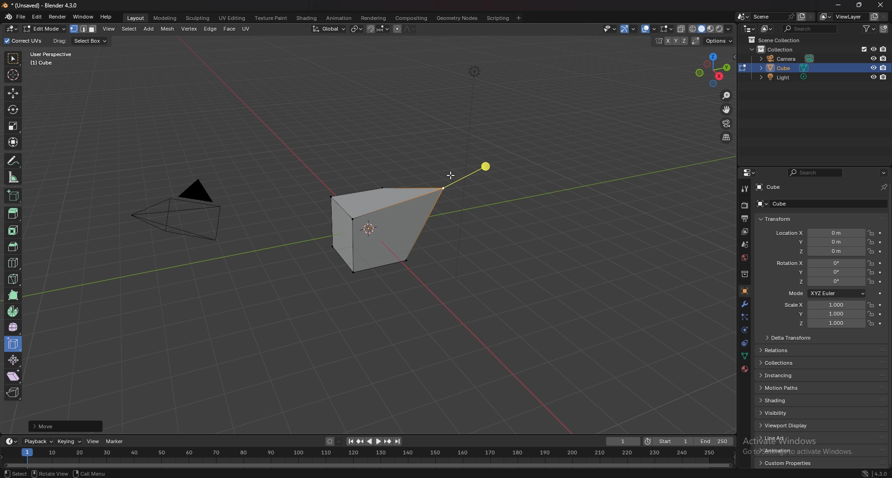 This screenshot has width=892, height=478. What do you see at coordinates (387, 442) in the screenshot?
I see `jump to keyframe` at bounding box center [387, 442].